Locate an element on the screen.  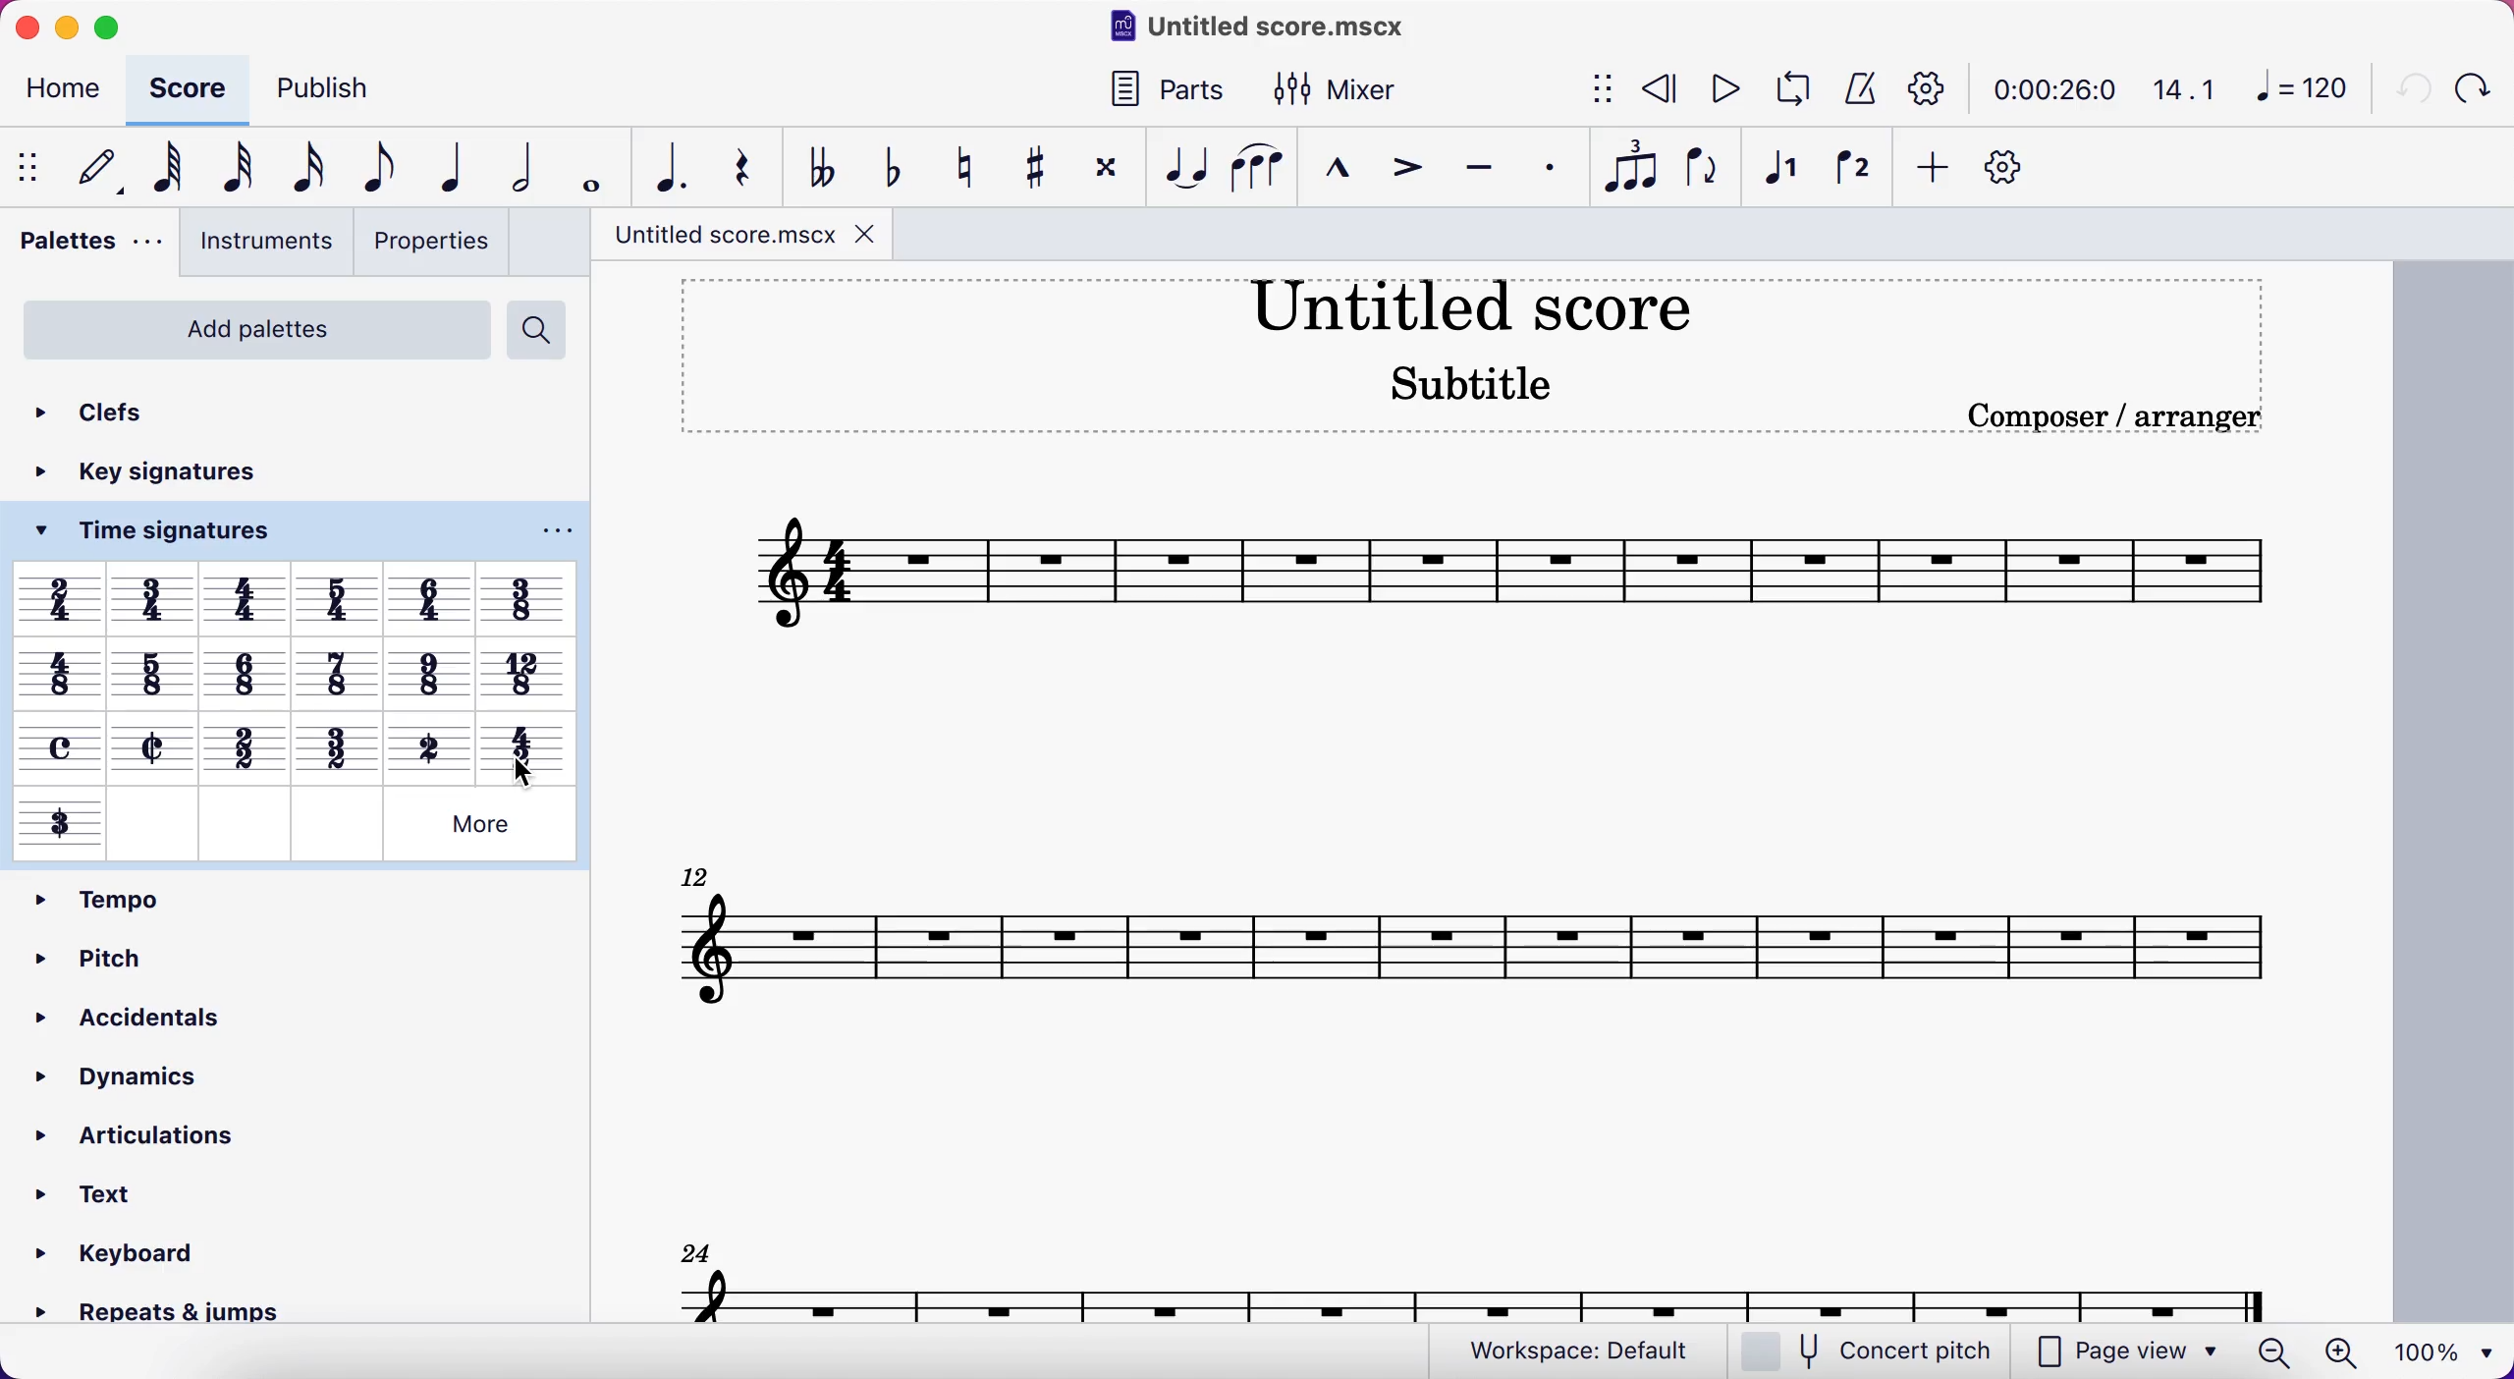
close is located at coordinates (34, 29).